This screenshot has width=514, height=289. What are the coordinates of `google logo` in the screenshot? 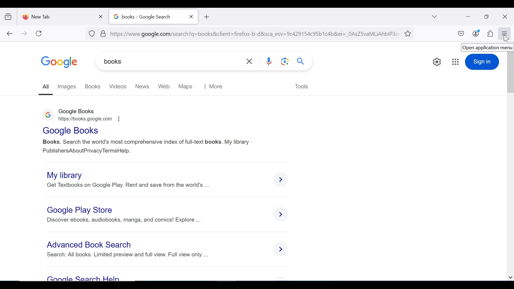 It's located at (59, 62).